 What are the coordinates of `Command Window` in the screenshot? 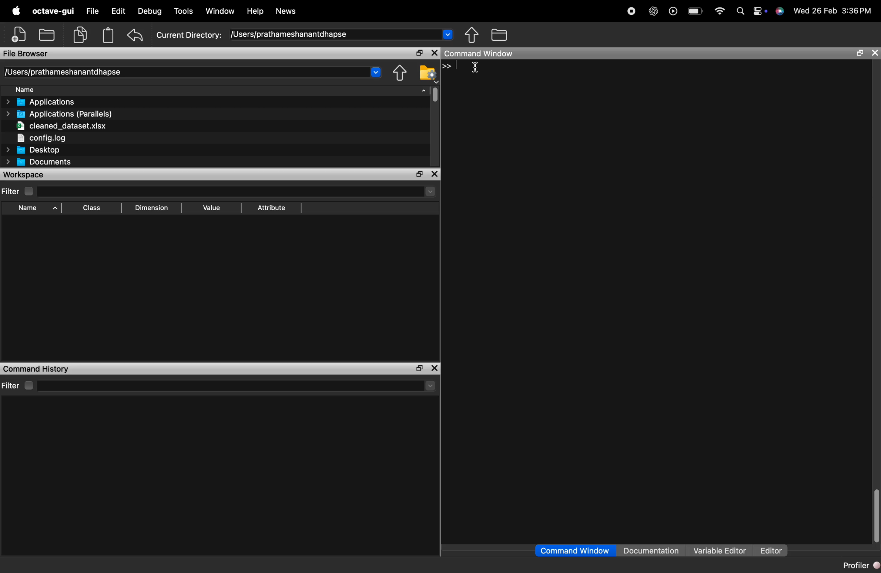 It's located at (645, 54).